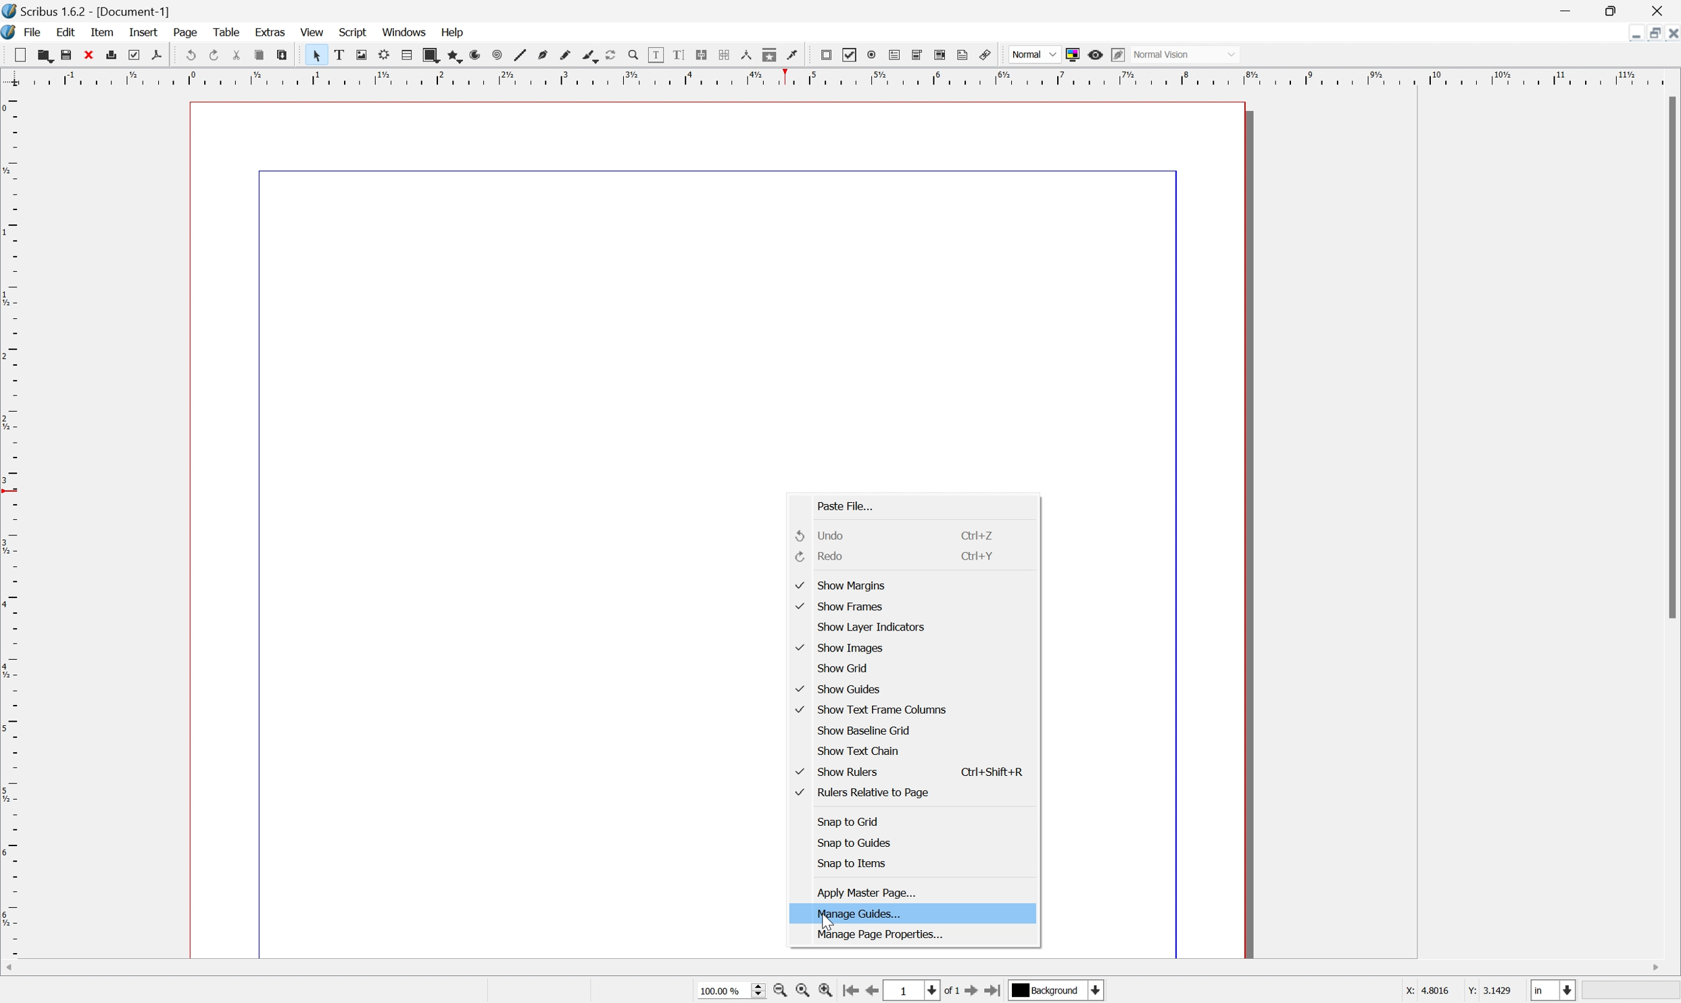 This screenshot has height=1003, width=1681. Describe the element at coordinates (157, 56) in the screenshot. I see `export directly as PDF` at that location.